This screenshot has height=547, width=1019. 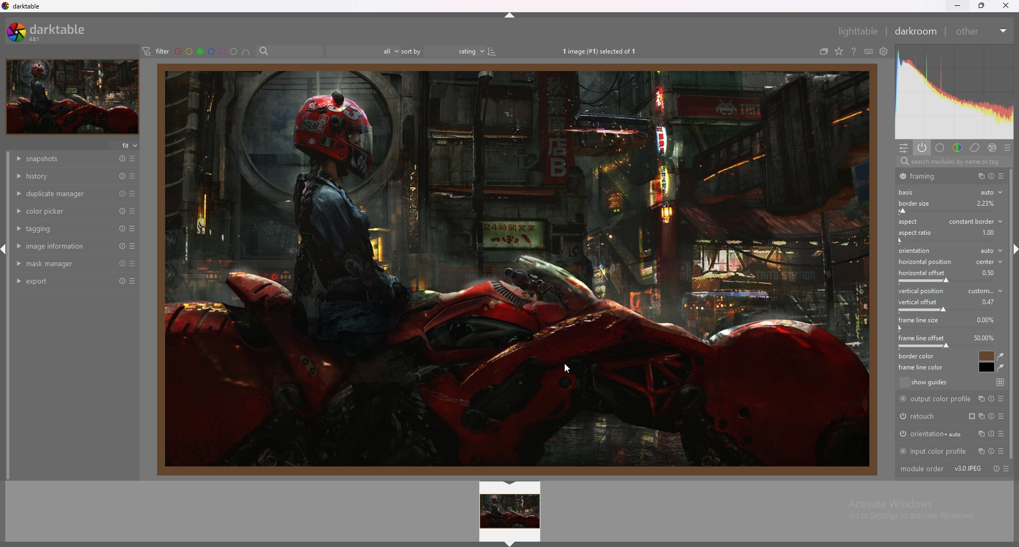 I want to click on vertical offset bar, so click(x=948, y=310).